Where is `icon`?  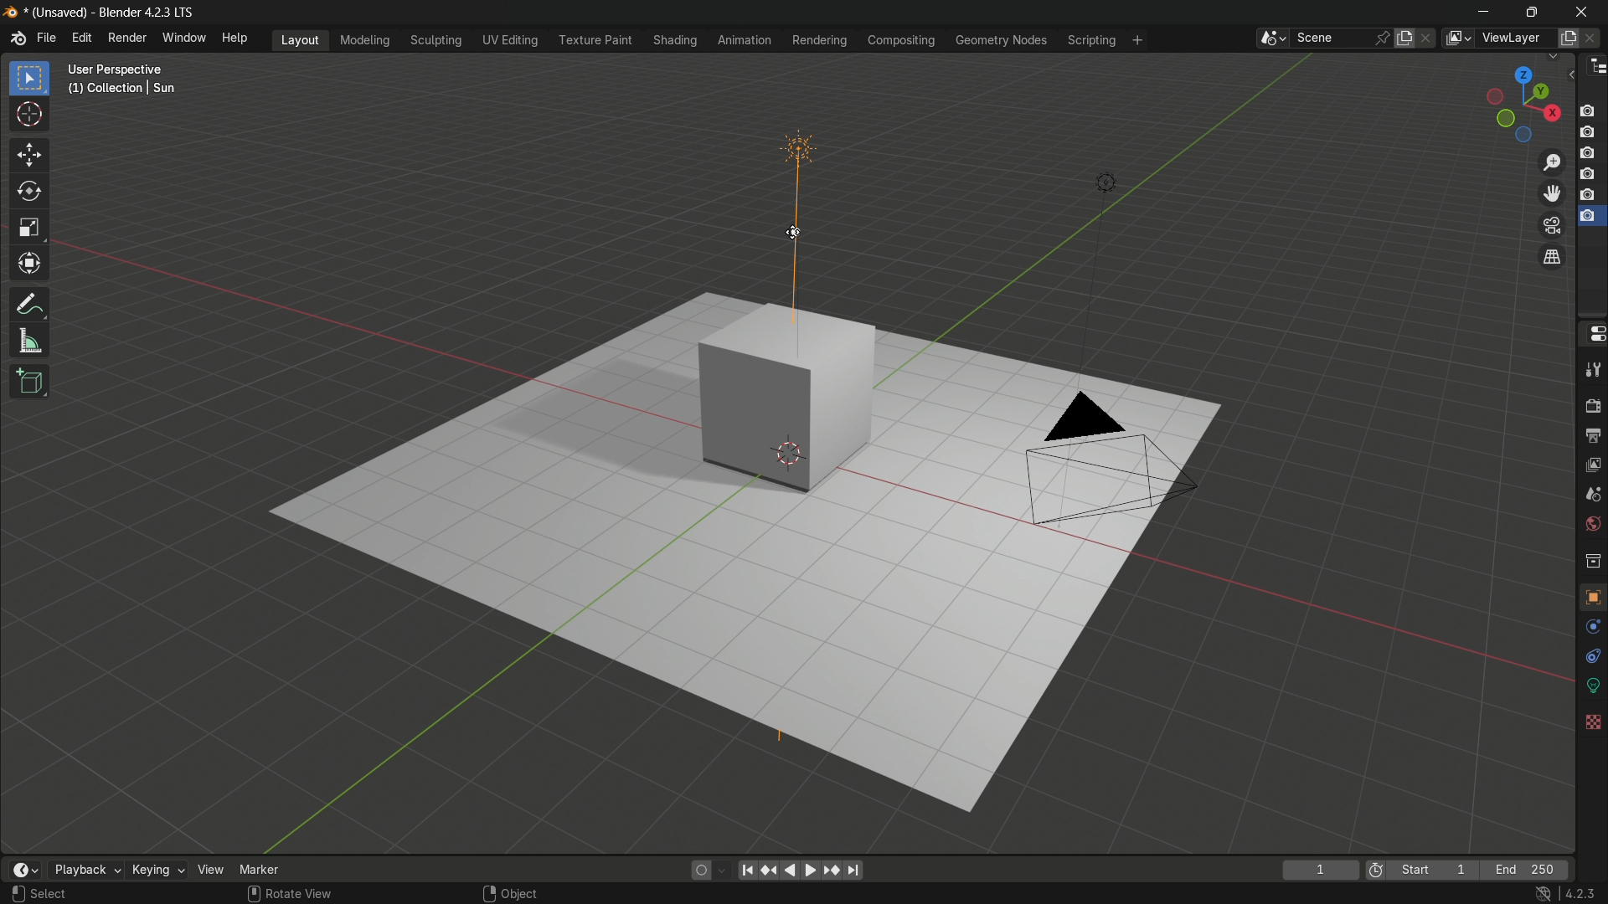
icon is located at coordinates (1374, 867).